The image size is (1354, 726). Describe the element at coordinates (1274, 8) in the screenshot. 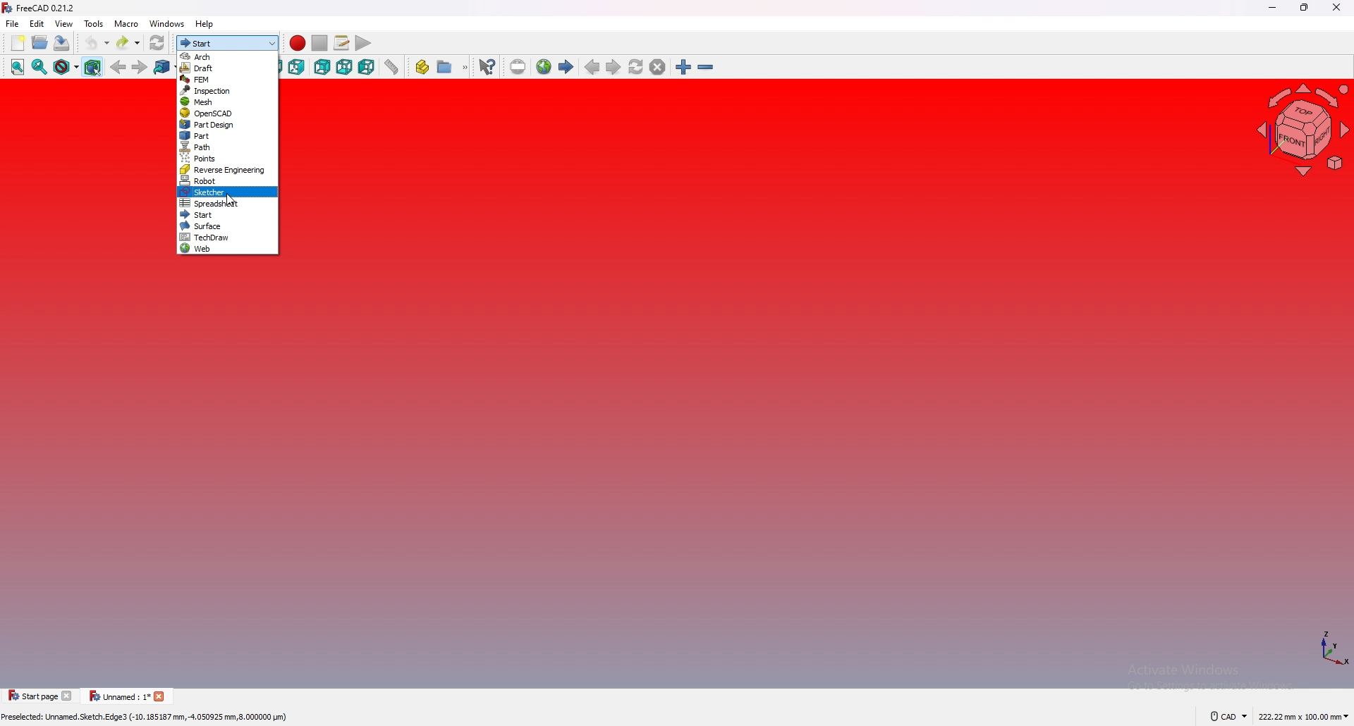

I see `minimize` at that location.